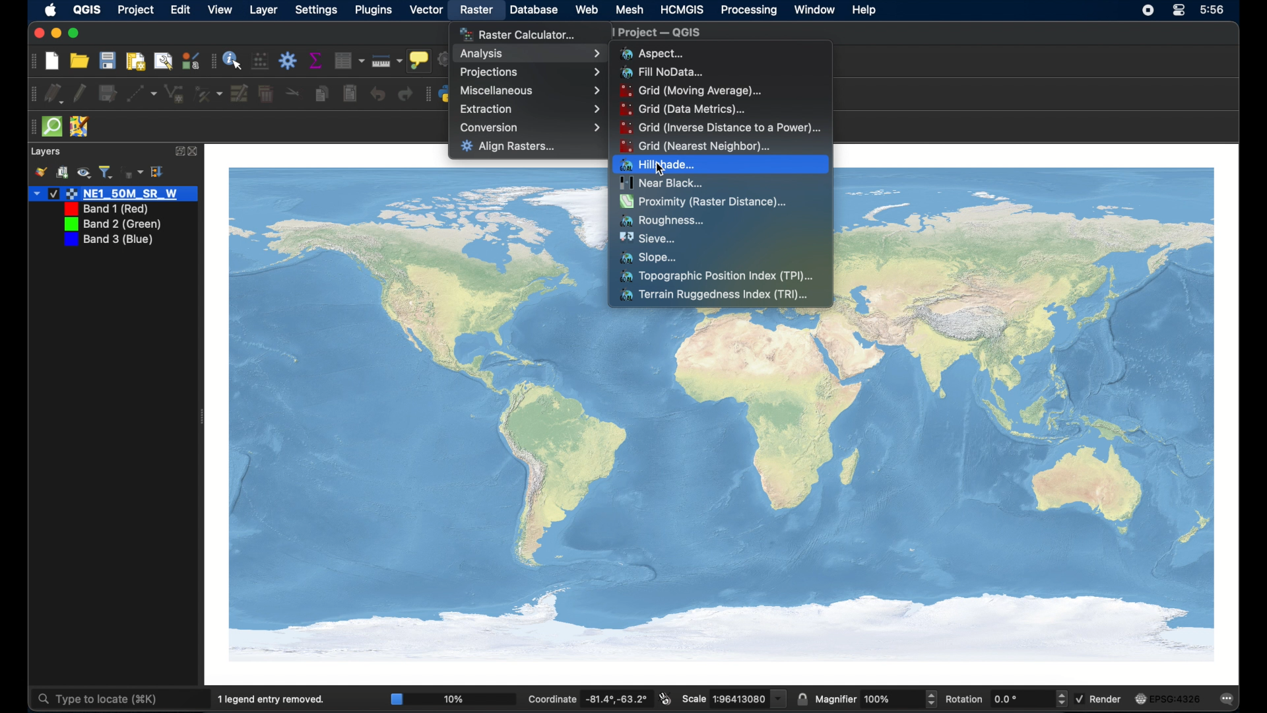  What do you see at coordinates (451, 698) in the screenshot?
I see `10%` at bounding box center [451, 698].